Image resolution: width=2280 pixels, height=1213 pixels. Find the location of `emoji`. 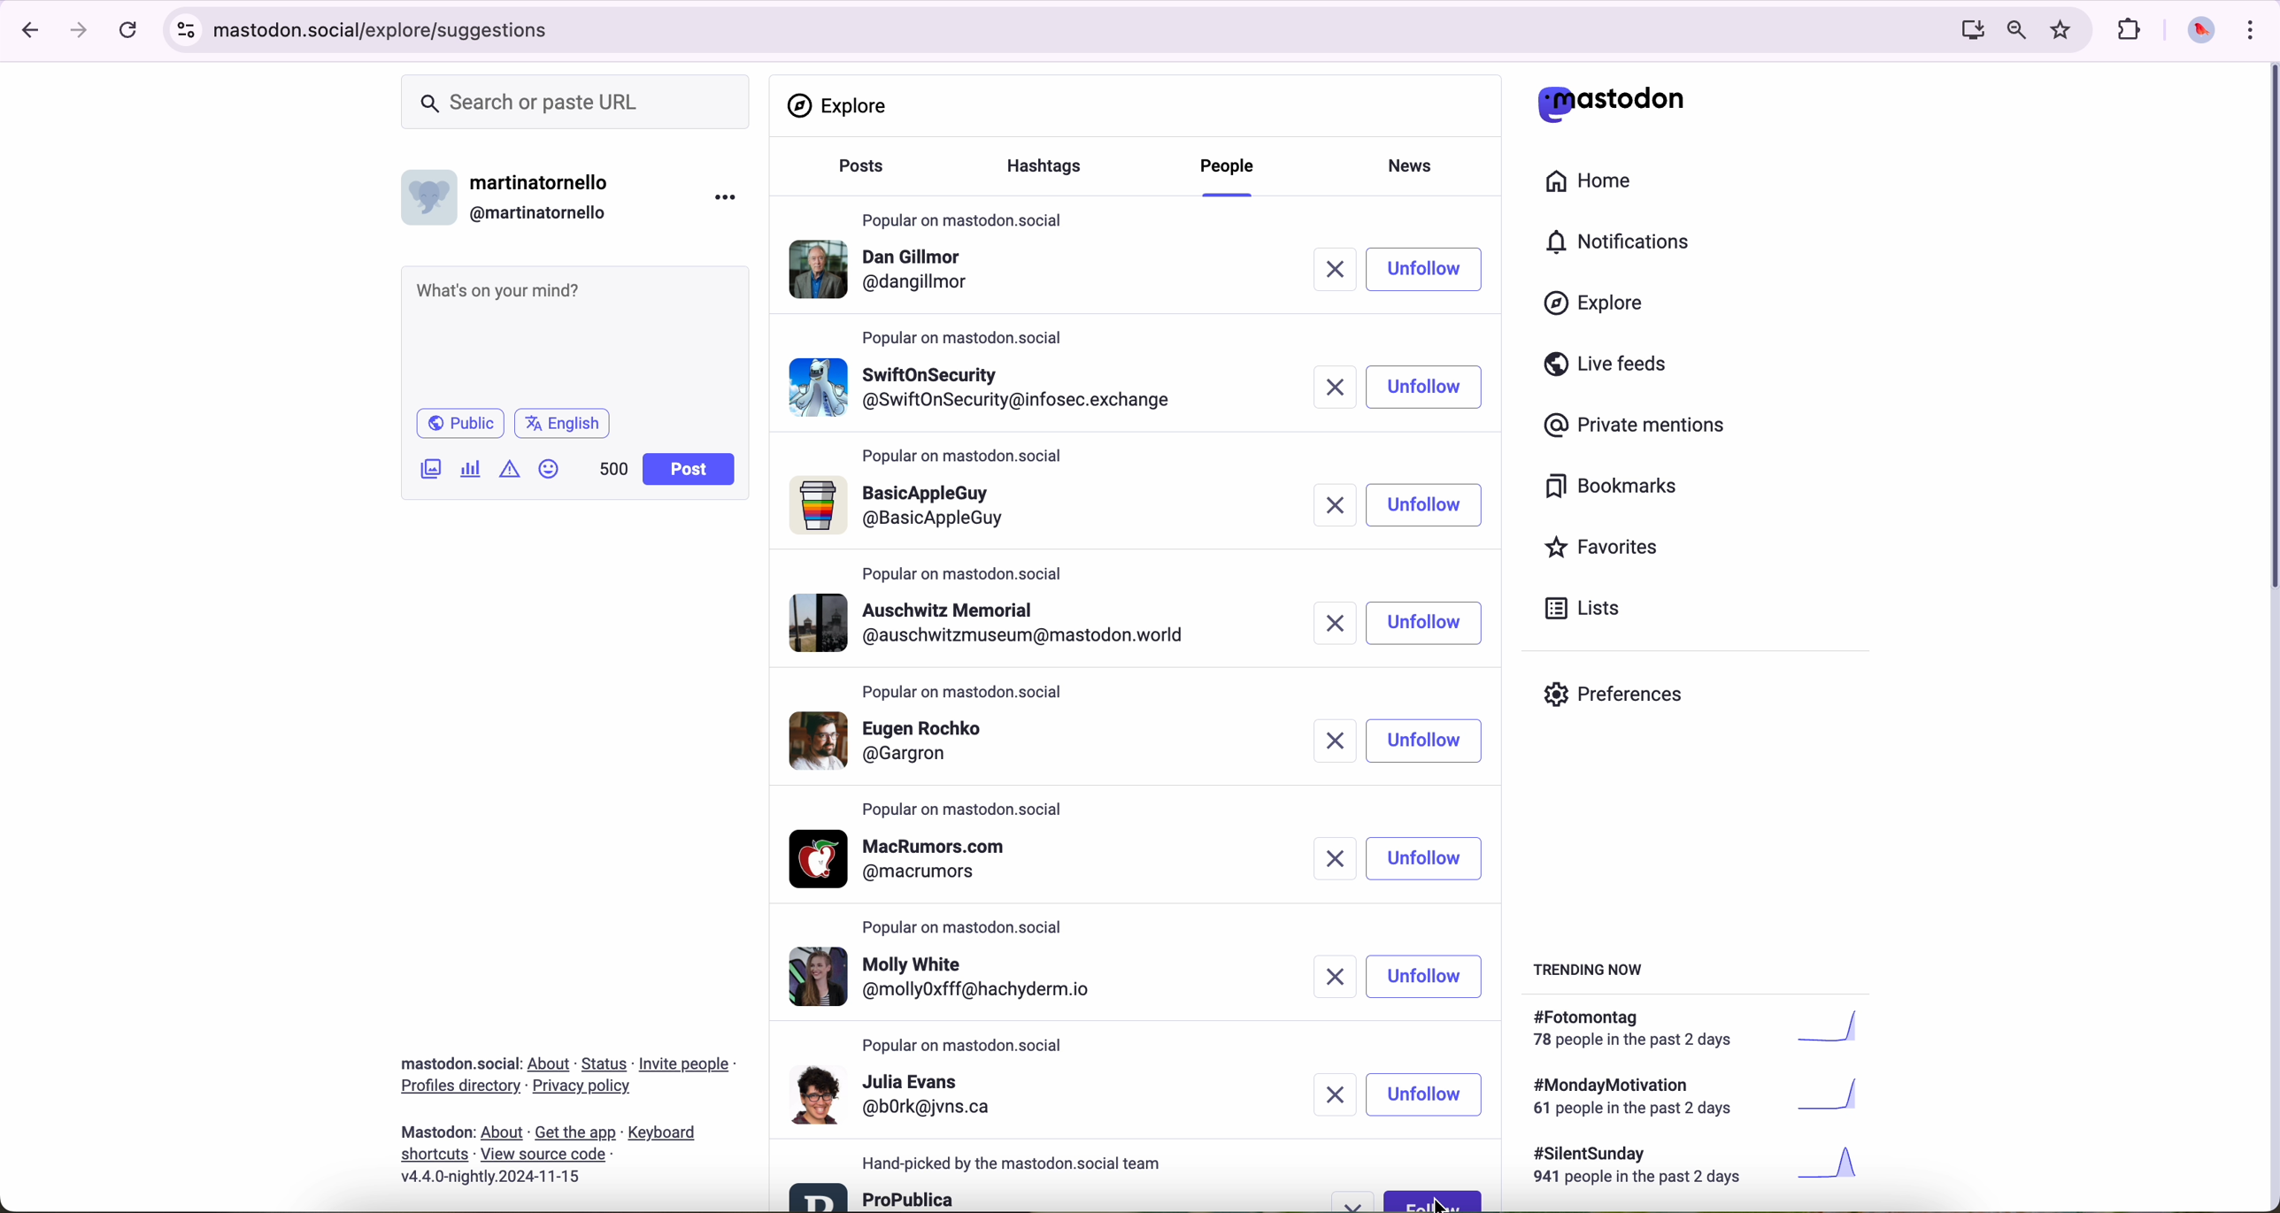

emoji is located at coordinates (550, 468).